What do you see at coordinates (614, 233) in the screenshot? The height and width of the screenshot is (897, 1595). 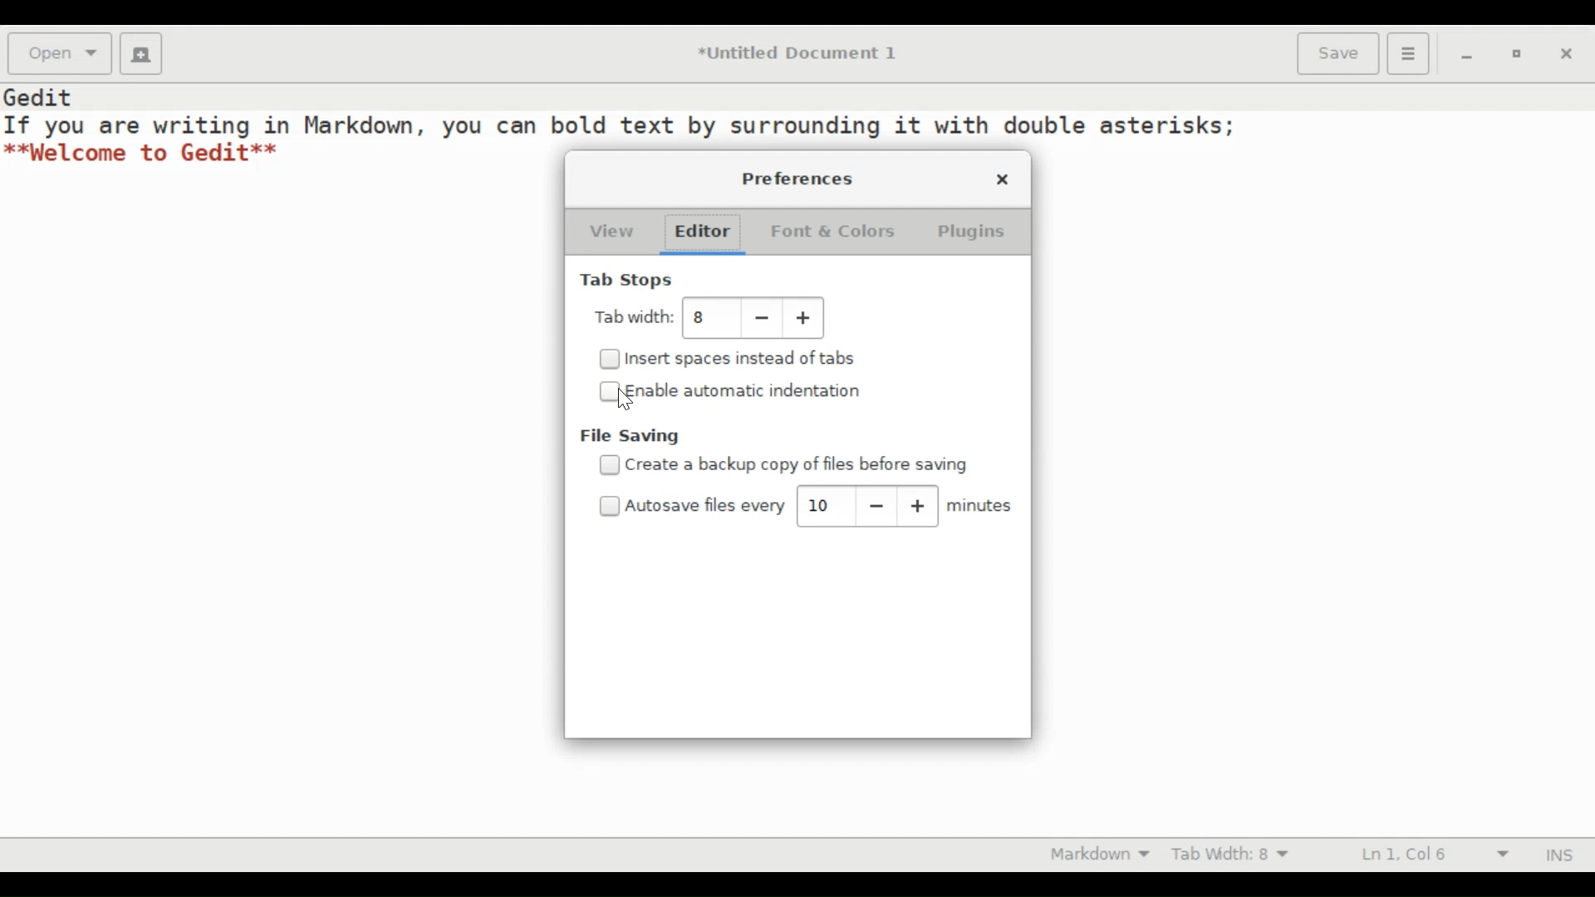 I see `View` at bounding box center [614, 233].